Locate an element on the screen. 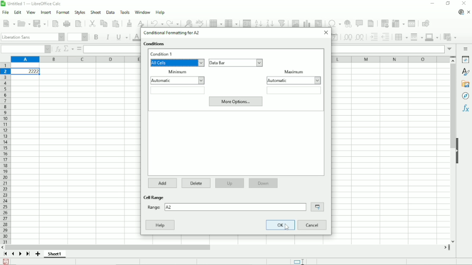 The width and height of the screenshot is (472, 265). Border style is located at coordinates (416, 38).